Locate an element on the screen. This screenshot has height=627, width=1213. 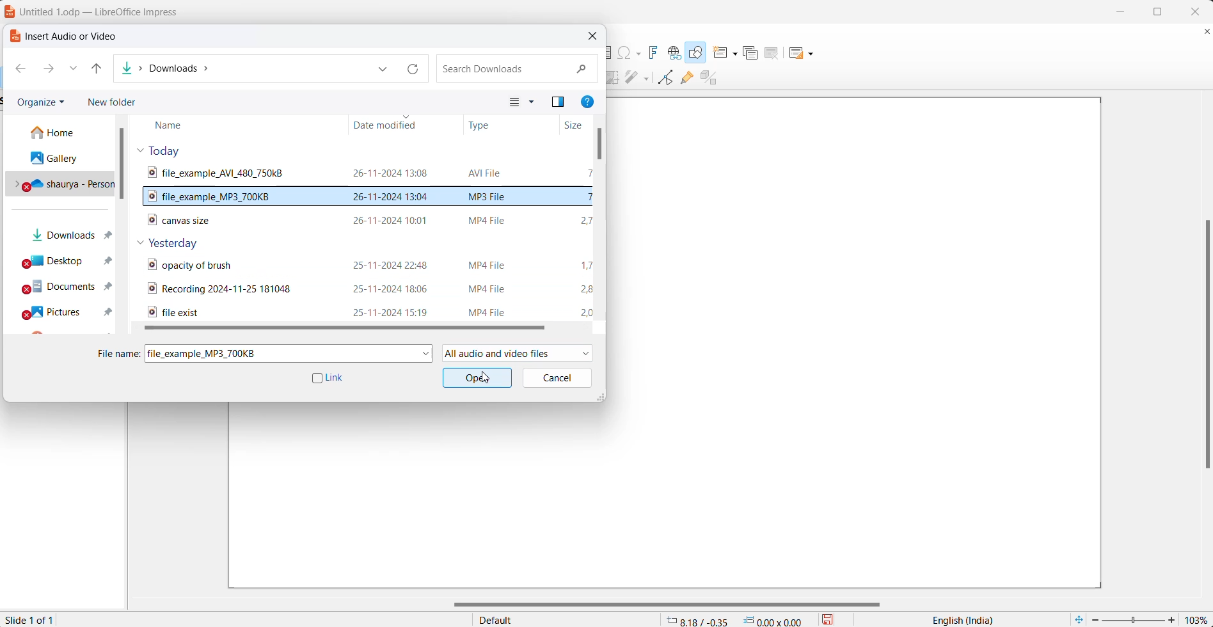
pictures is located at coordinates (68, 310).